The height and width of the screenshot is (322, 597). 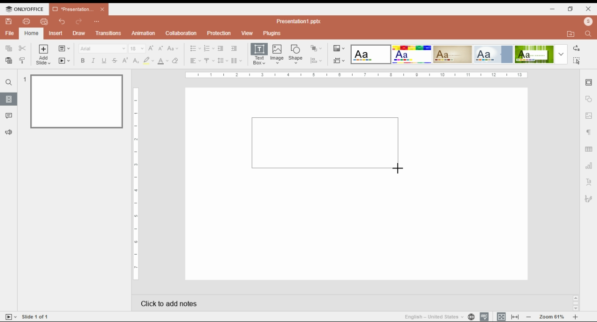 What do you see at coordinates (590, 199) in the screenshot?
I see `signature settings` at bounding box center [590, 199].